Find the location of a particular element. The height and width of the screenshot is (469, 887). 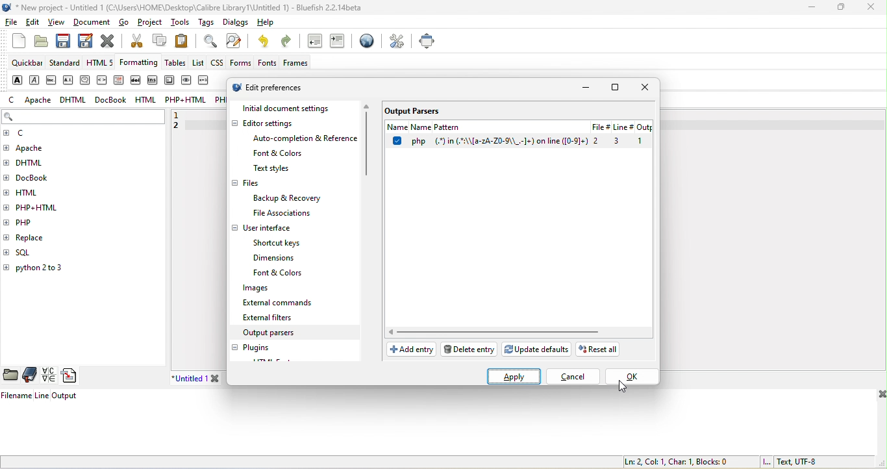

insert is located at coordinates (151, 81).